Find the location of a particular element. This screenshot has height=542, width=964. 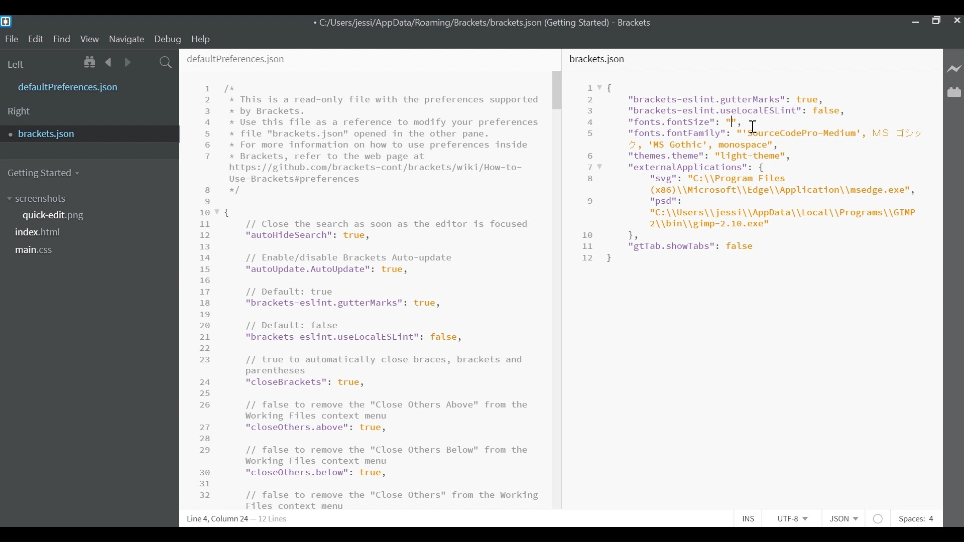

Left is located at coordinates (18, 65).